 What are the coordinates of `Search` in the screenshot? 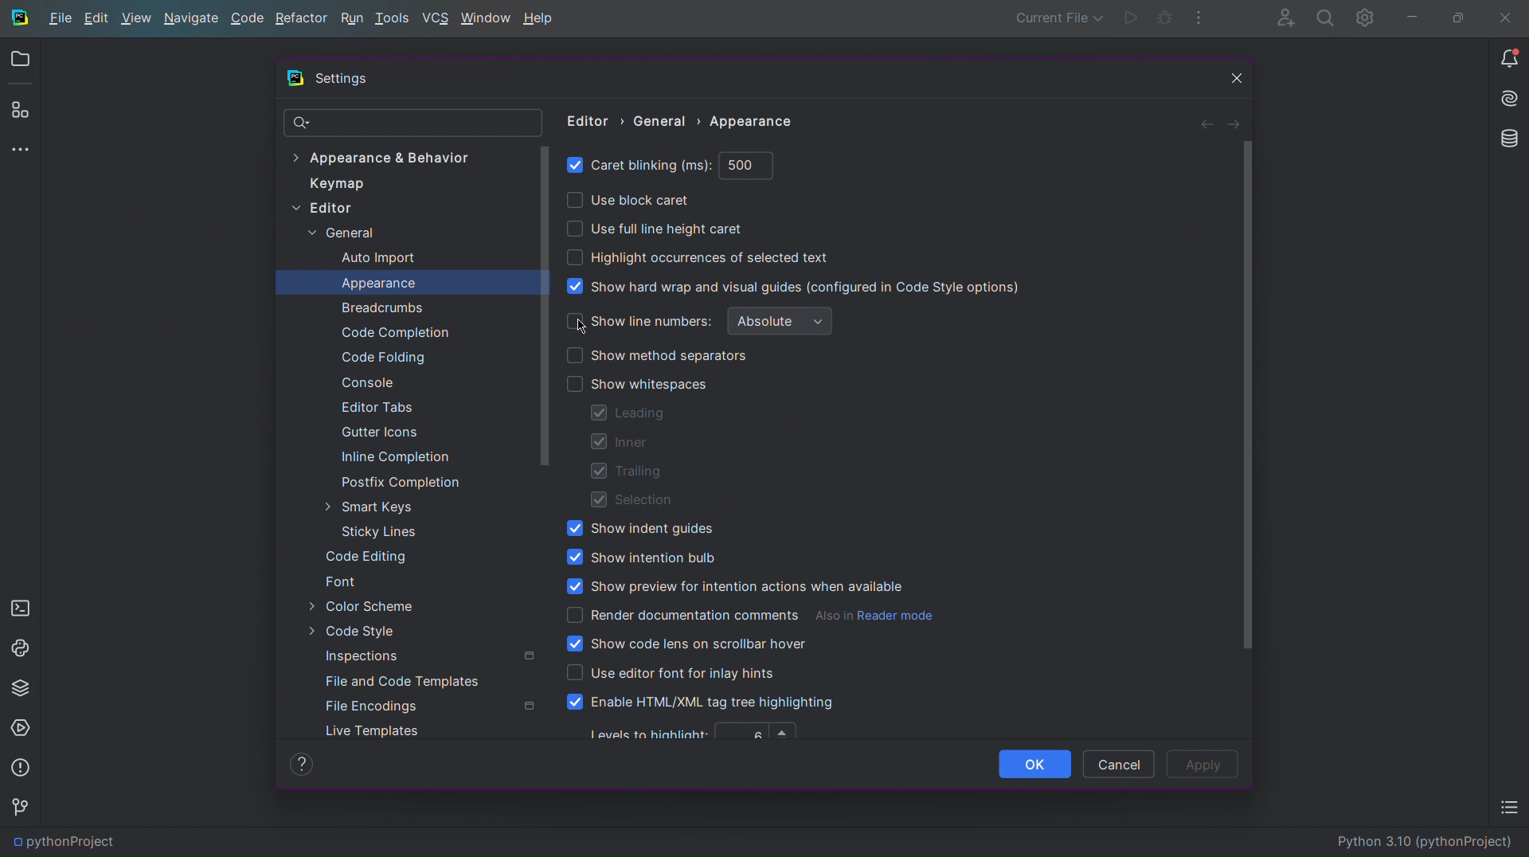 It's located at (1322, 18).